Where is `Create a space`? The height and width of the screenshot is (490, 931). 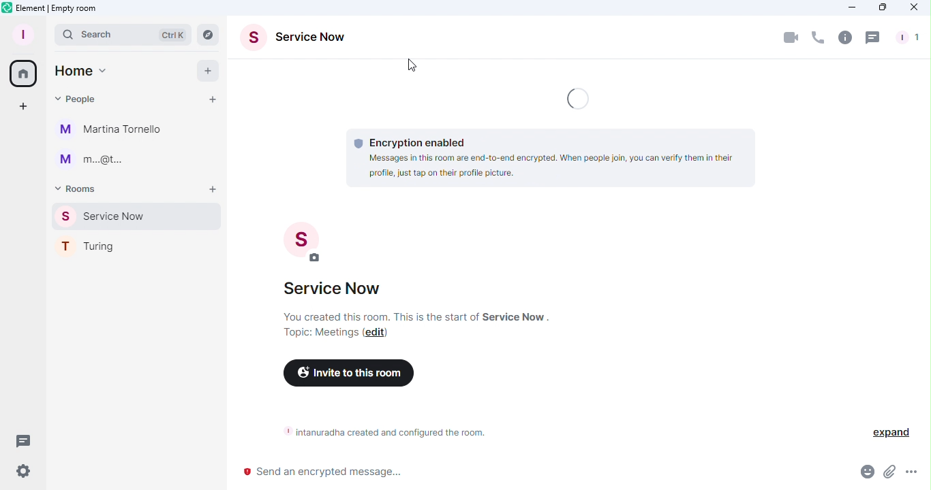
Create a space is located at coordinates (24, 107).